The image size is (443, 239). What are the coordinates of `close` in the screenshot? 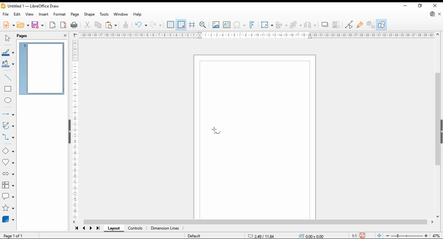 It's located at (435, 6).